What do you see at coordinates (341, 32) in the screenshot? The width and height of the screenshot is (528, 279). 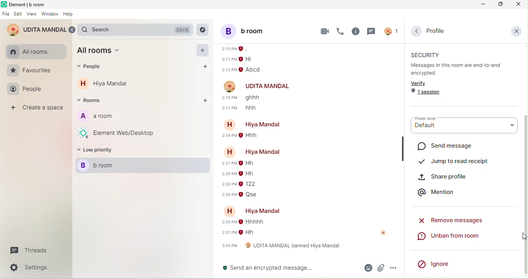 I see `voice call` at bounding box center [341, 32].